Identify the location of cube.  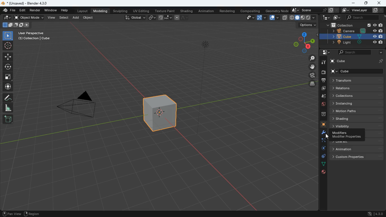
(356, 60).